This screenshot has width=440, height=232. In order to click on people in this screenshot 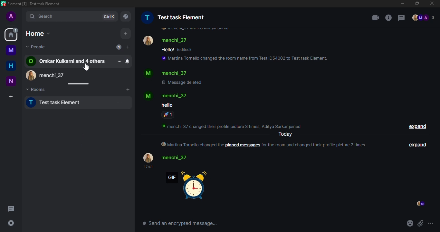, I will do `click(424, 17)`.